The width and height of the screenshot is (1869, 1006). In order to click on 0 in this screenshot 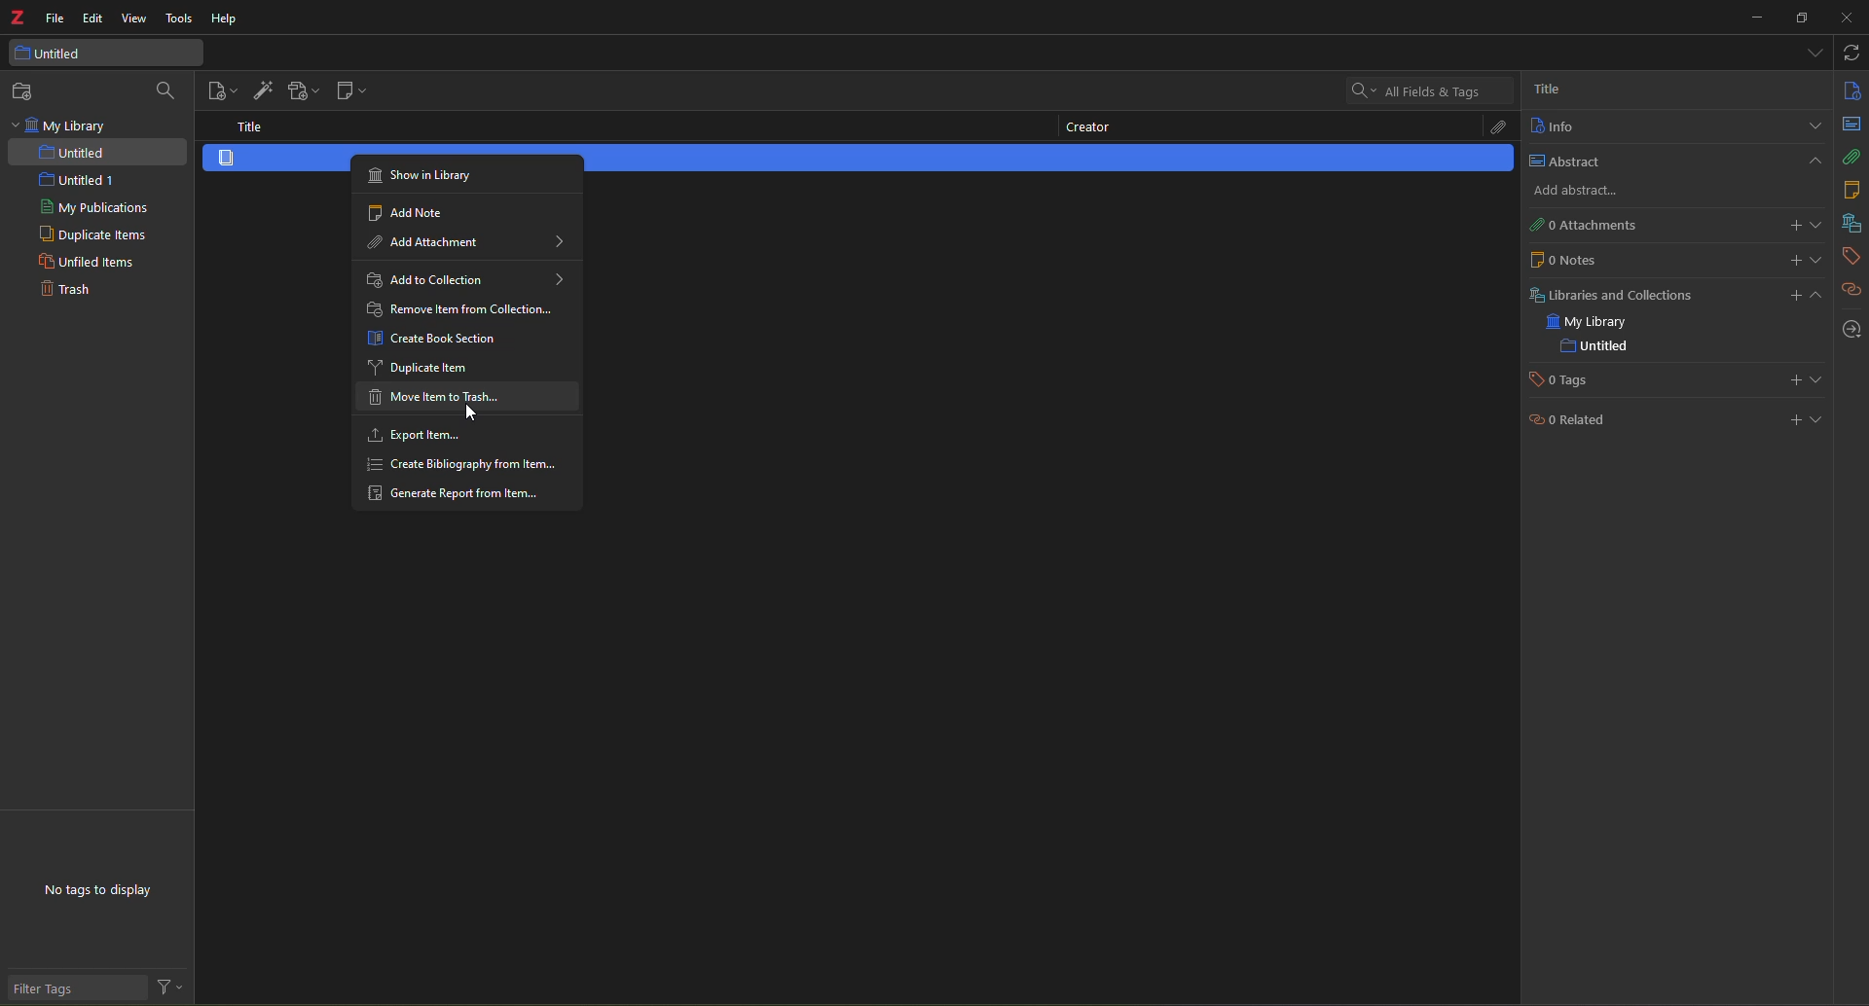, I will do `click(1580, 225)`.